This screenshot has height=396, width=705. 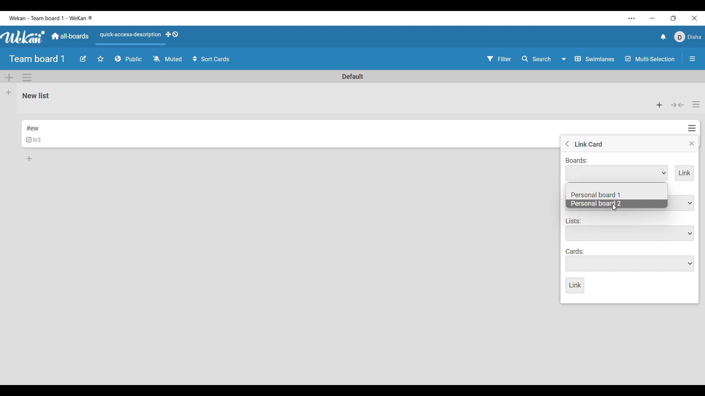 What do you see at coordinates (589, 144) in the screenshot?
I see `Title of current setting` at bounding box center [589, 144].